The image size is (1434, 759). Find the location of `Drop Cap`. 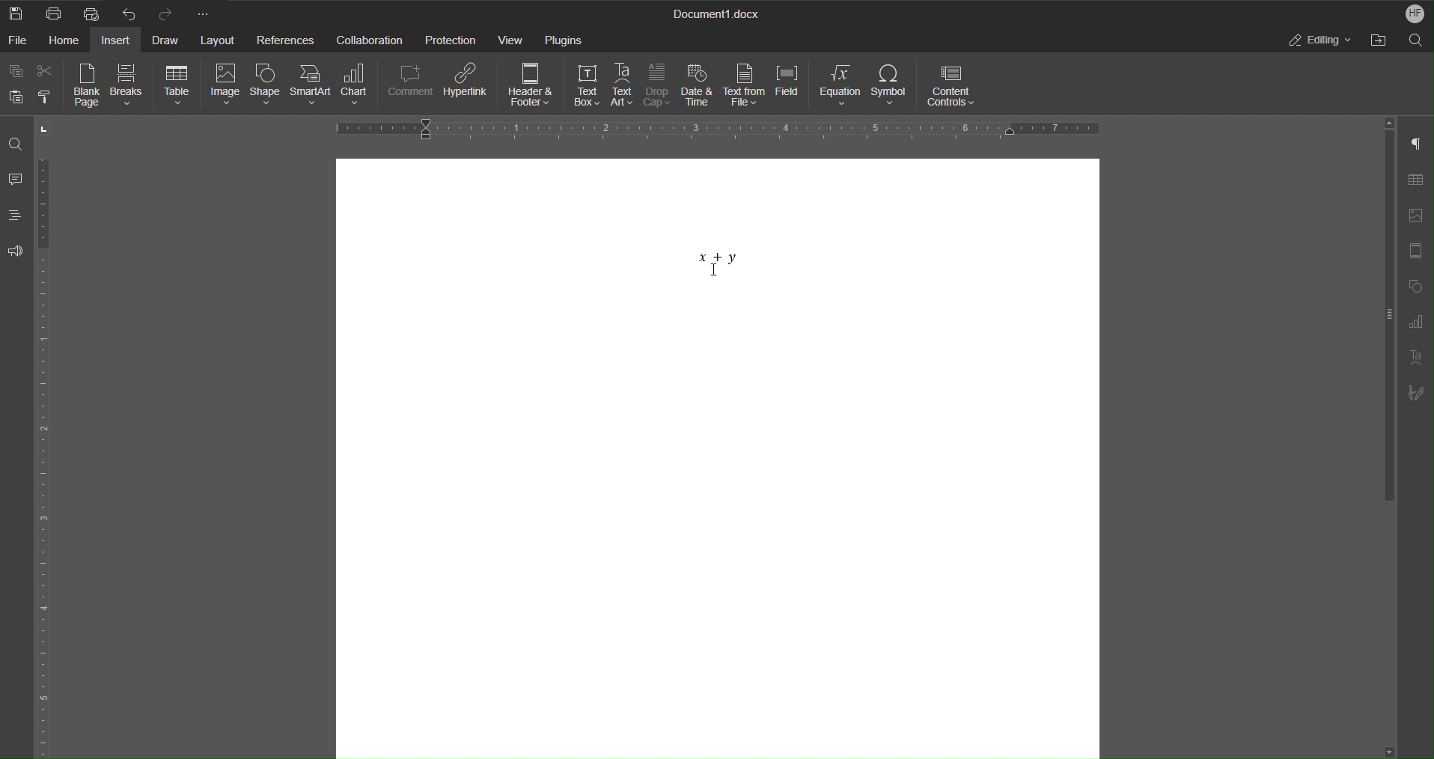

Drop Cap is located at coordinates (659, 87).